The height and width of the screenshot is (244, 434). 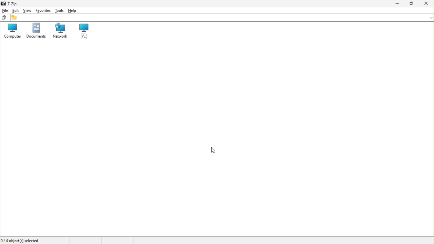 I want to click on Mouse, so click(x=213, y=151).